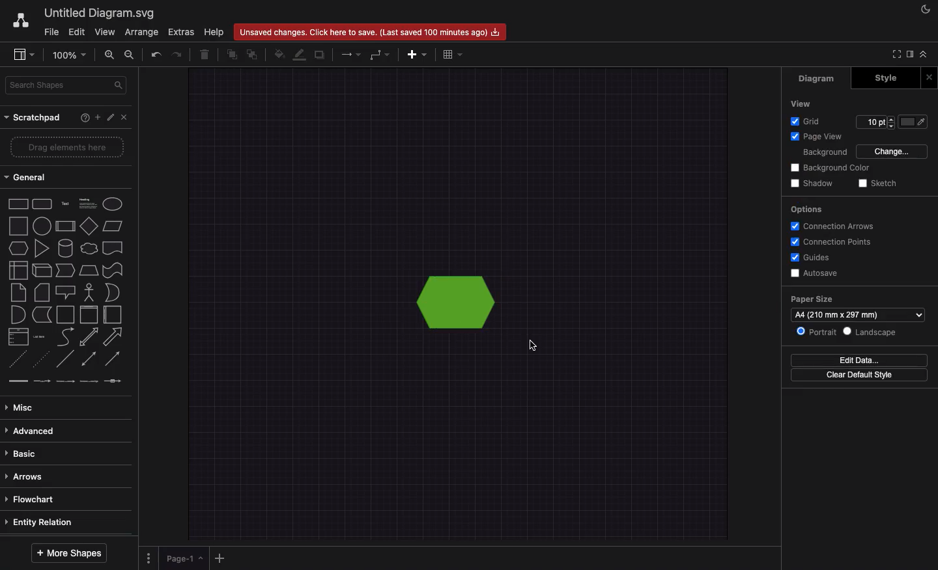 Image resolution: width=938 pixels, height=570 pixels. What do you see at coordinates (832, 167) in the screenshot?
I see `Background color` at bounding box center [832, 167].